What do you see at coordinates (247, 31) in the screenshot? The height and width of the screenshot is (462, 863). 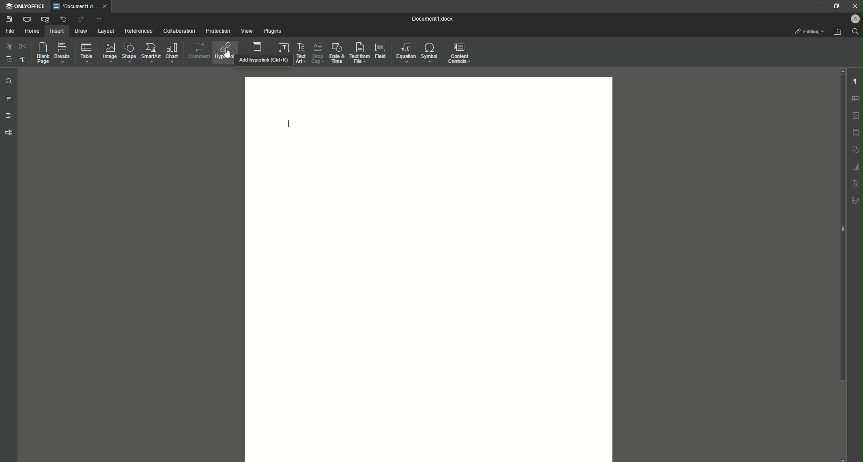 I see `View` at bounding box center [247, 31].